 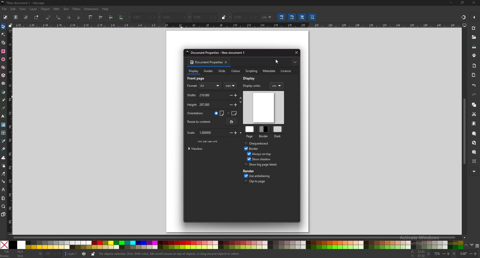 What do you see at coordinates (3, 75) in the screenshot?
I see `3d box` at bounding box center [3, 75].